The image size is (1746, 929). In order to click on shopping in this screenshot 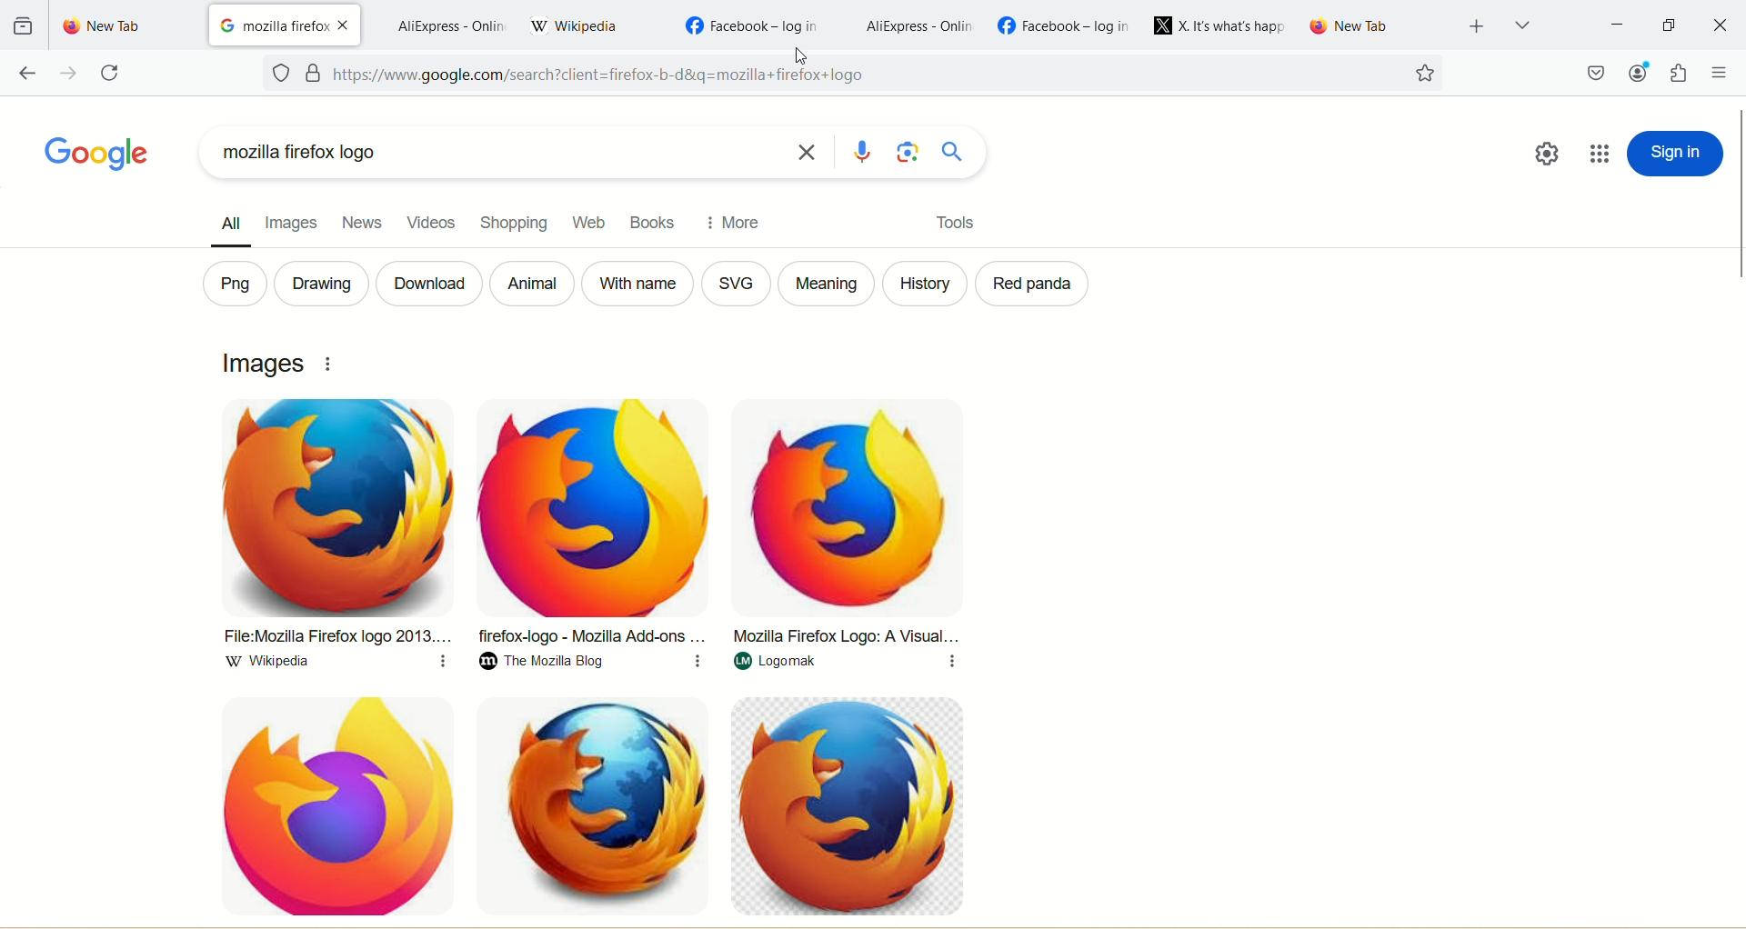, I will do `click(516, 222)`.